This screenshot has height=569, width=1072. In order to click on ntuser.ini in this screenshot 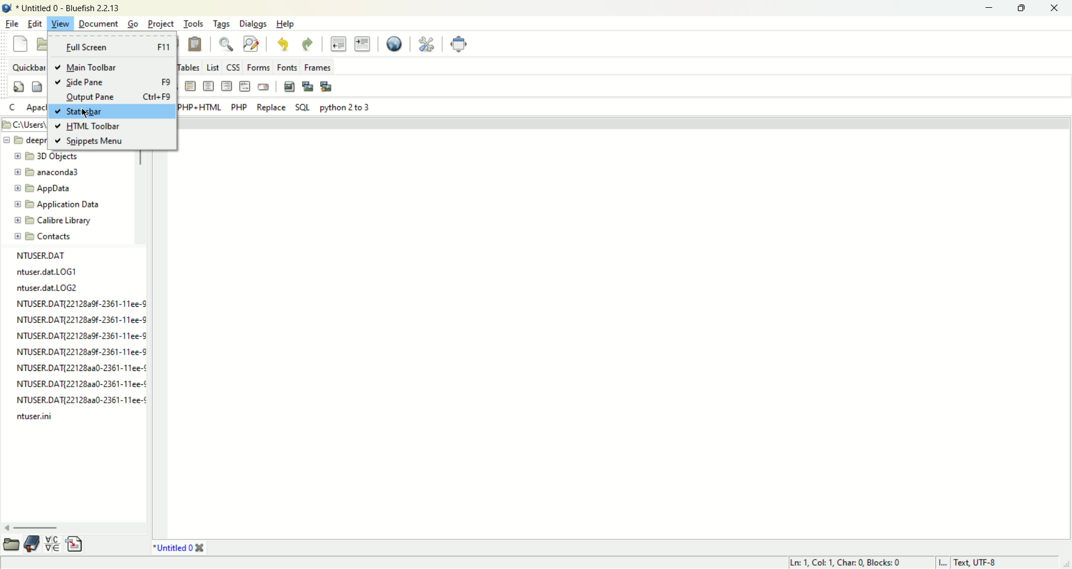, I will do `click(35, 417)`.